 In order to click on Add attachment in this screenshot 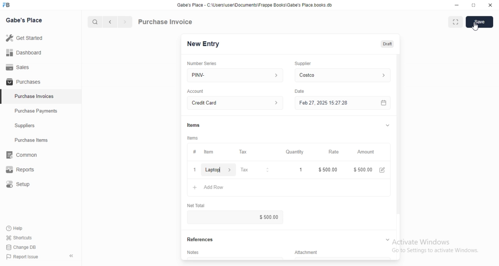, I will do `click(343, 258)`.